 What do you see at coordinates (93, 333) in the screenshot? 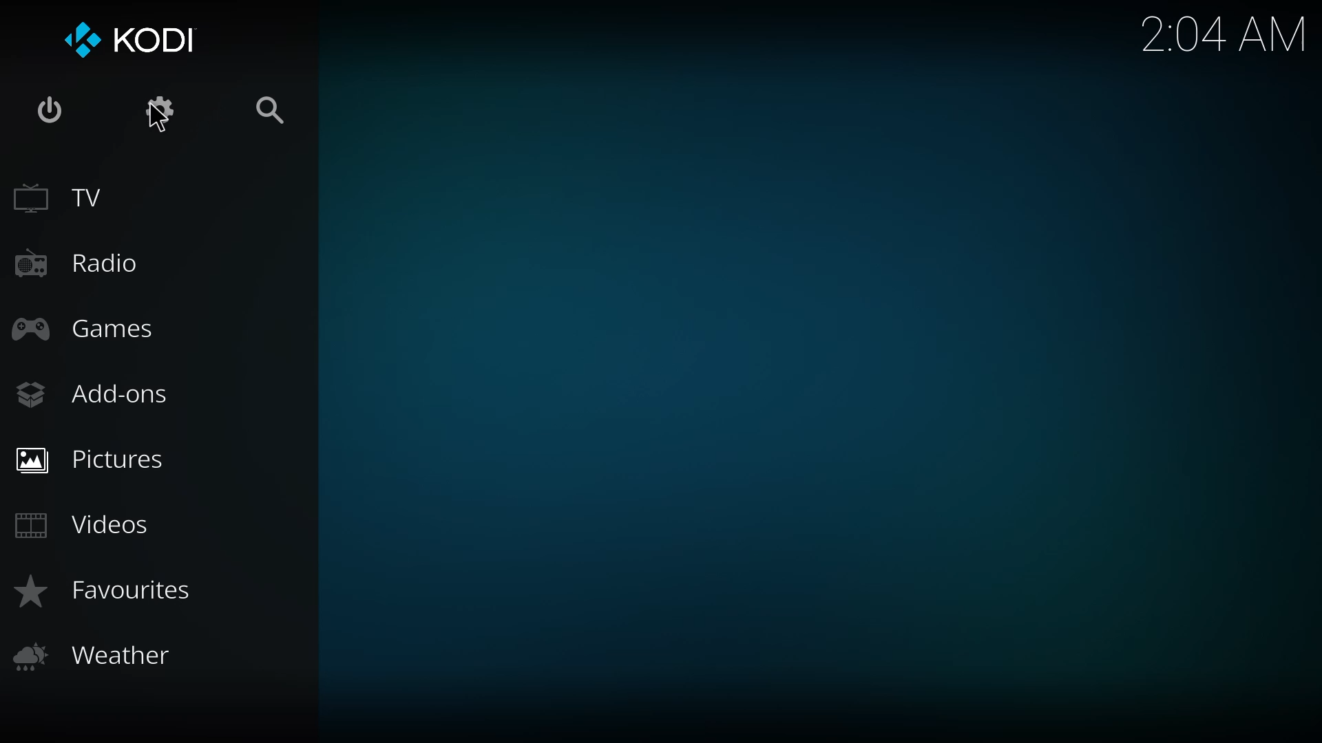
I see `games` at bounding box center [93, 333].